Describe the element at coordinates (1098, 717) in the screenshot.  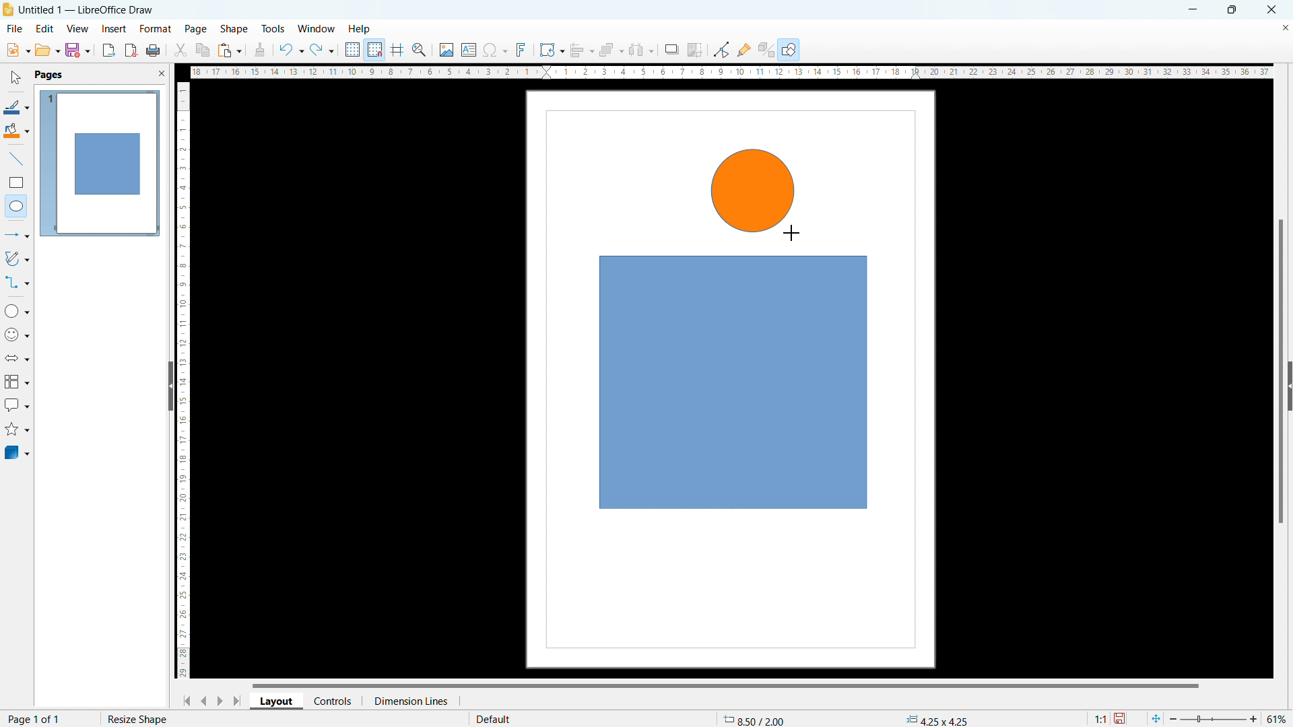
I see `scaling factor` at that location.